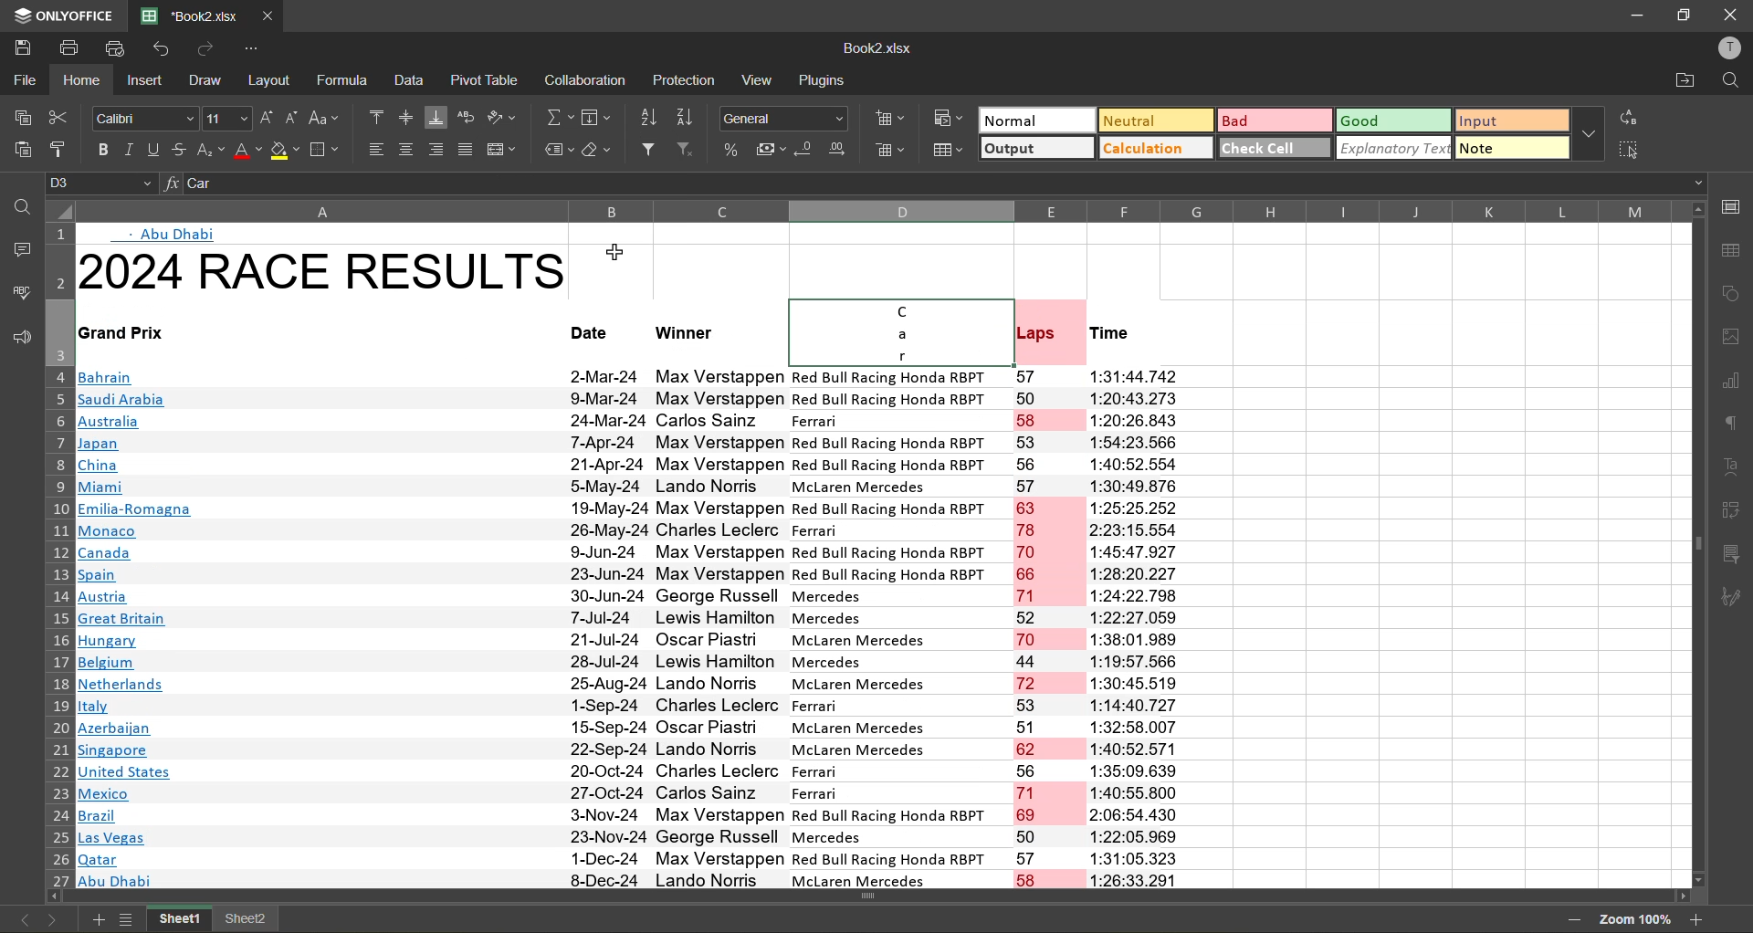 The width and height of the screenshot is (1753, 933). What do you see at coordinates (1590, 132) in the screenshot?
I see `more options` at bounding box center [1590, 132].